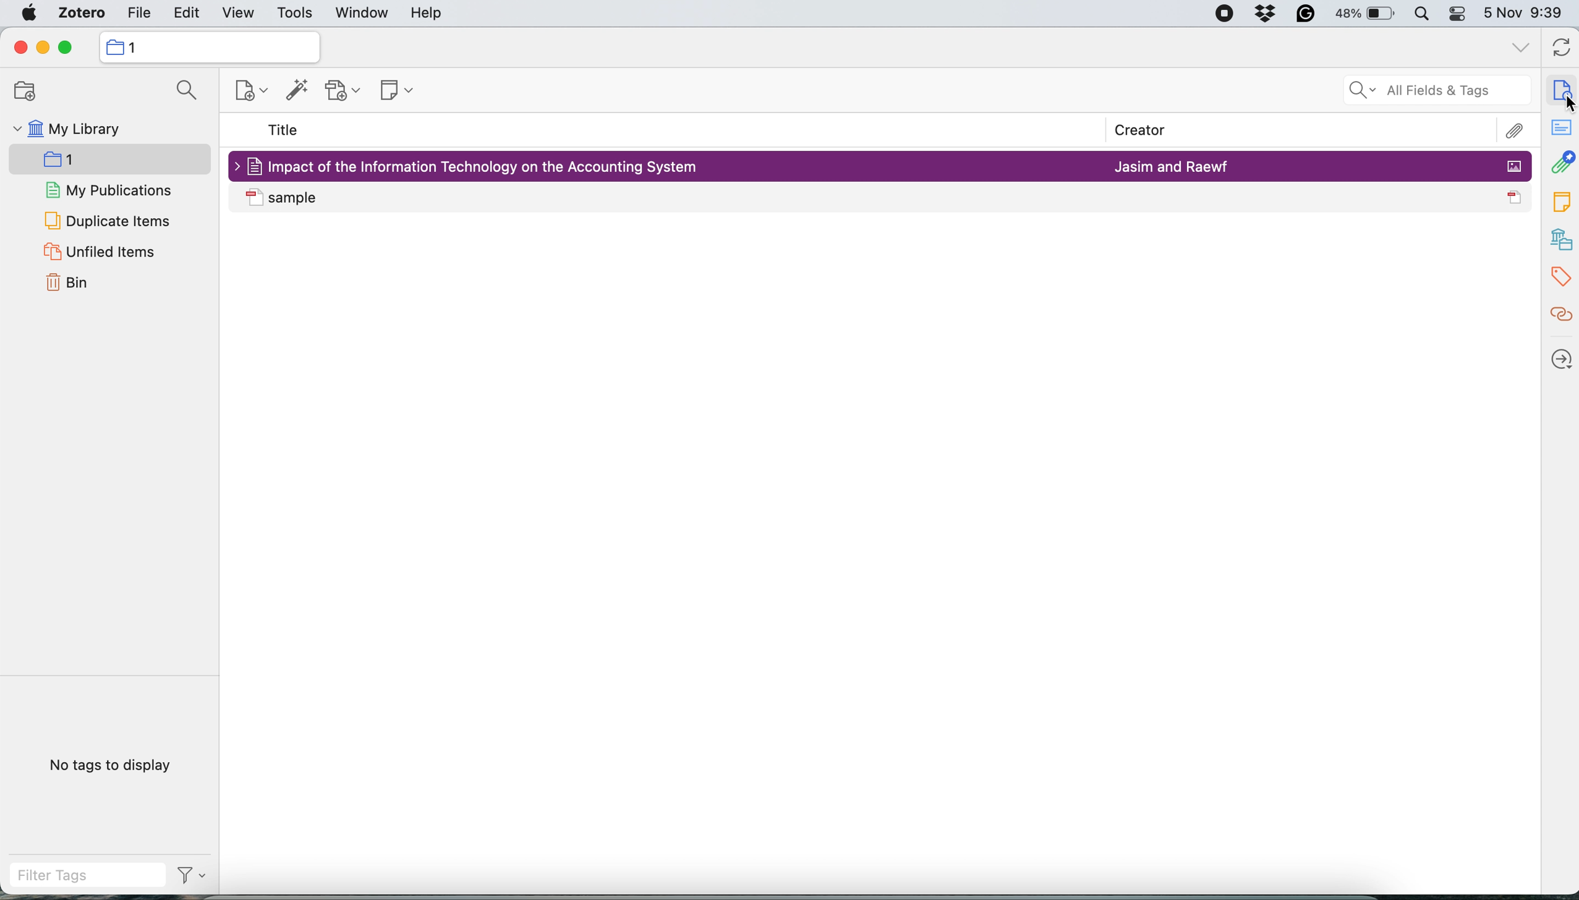  I want to click on document icon, so click(1517, 197).